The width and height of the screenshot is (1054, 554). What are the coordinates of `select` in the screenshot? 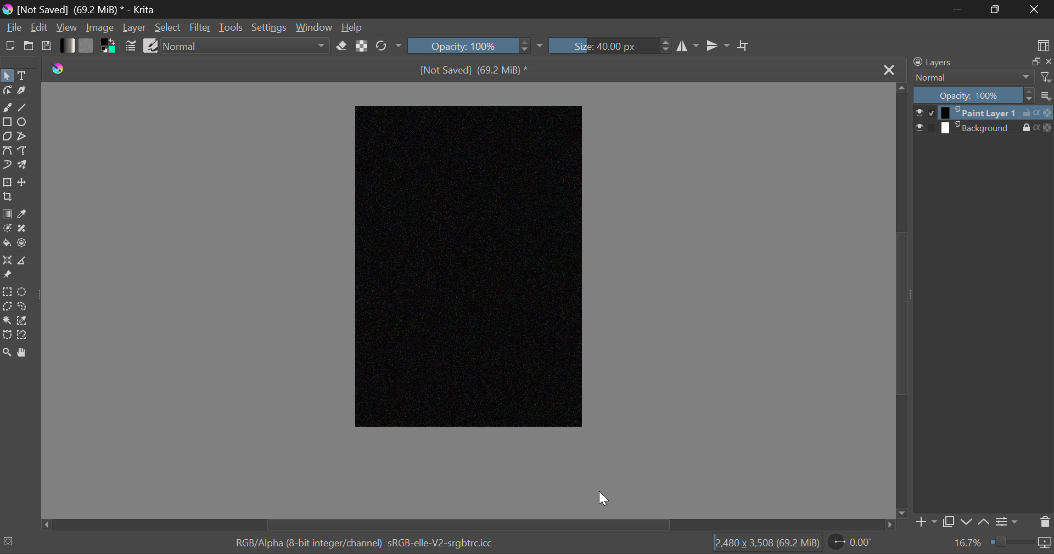 It's located at (917, 111).